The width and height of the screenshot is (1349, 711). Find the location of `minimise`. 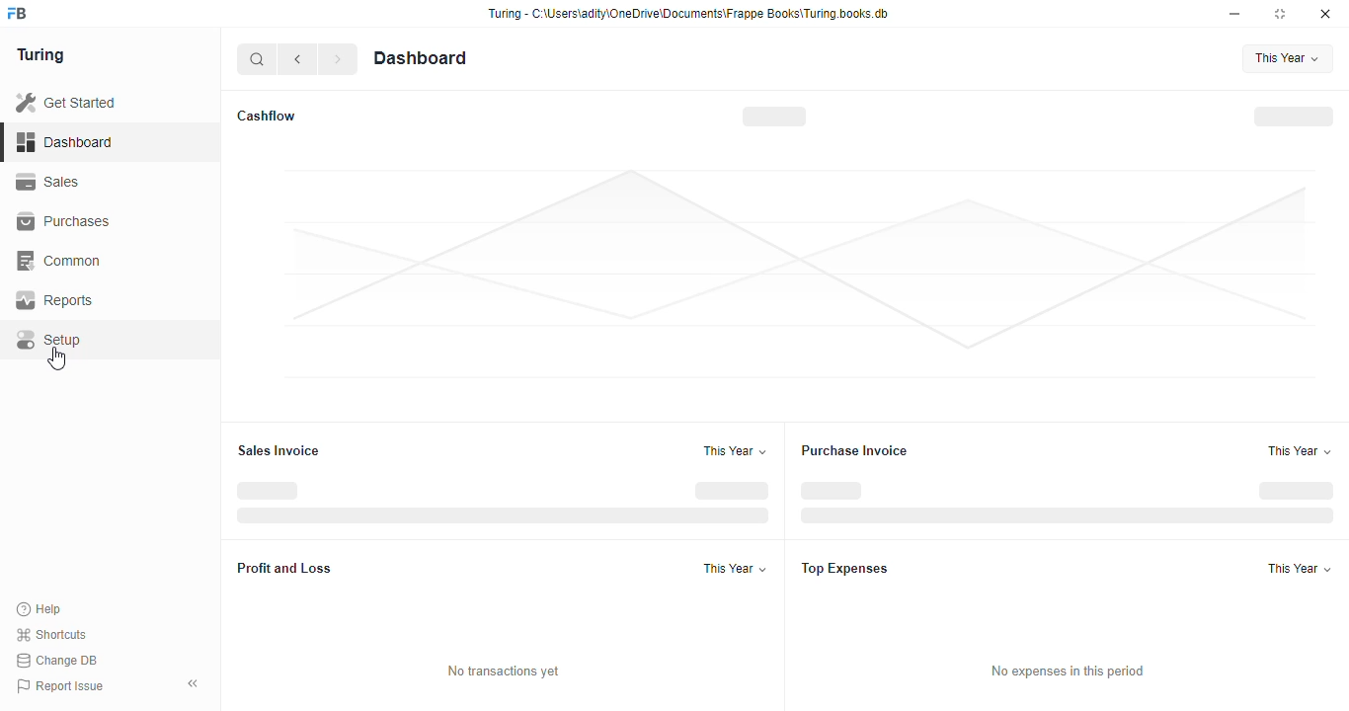

minimise is located at coordinates (1237, 13).